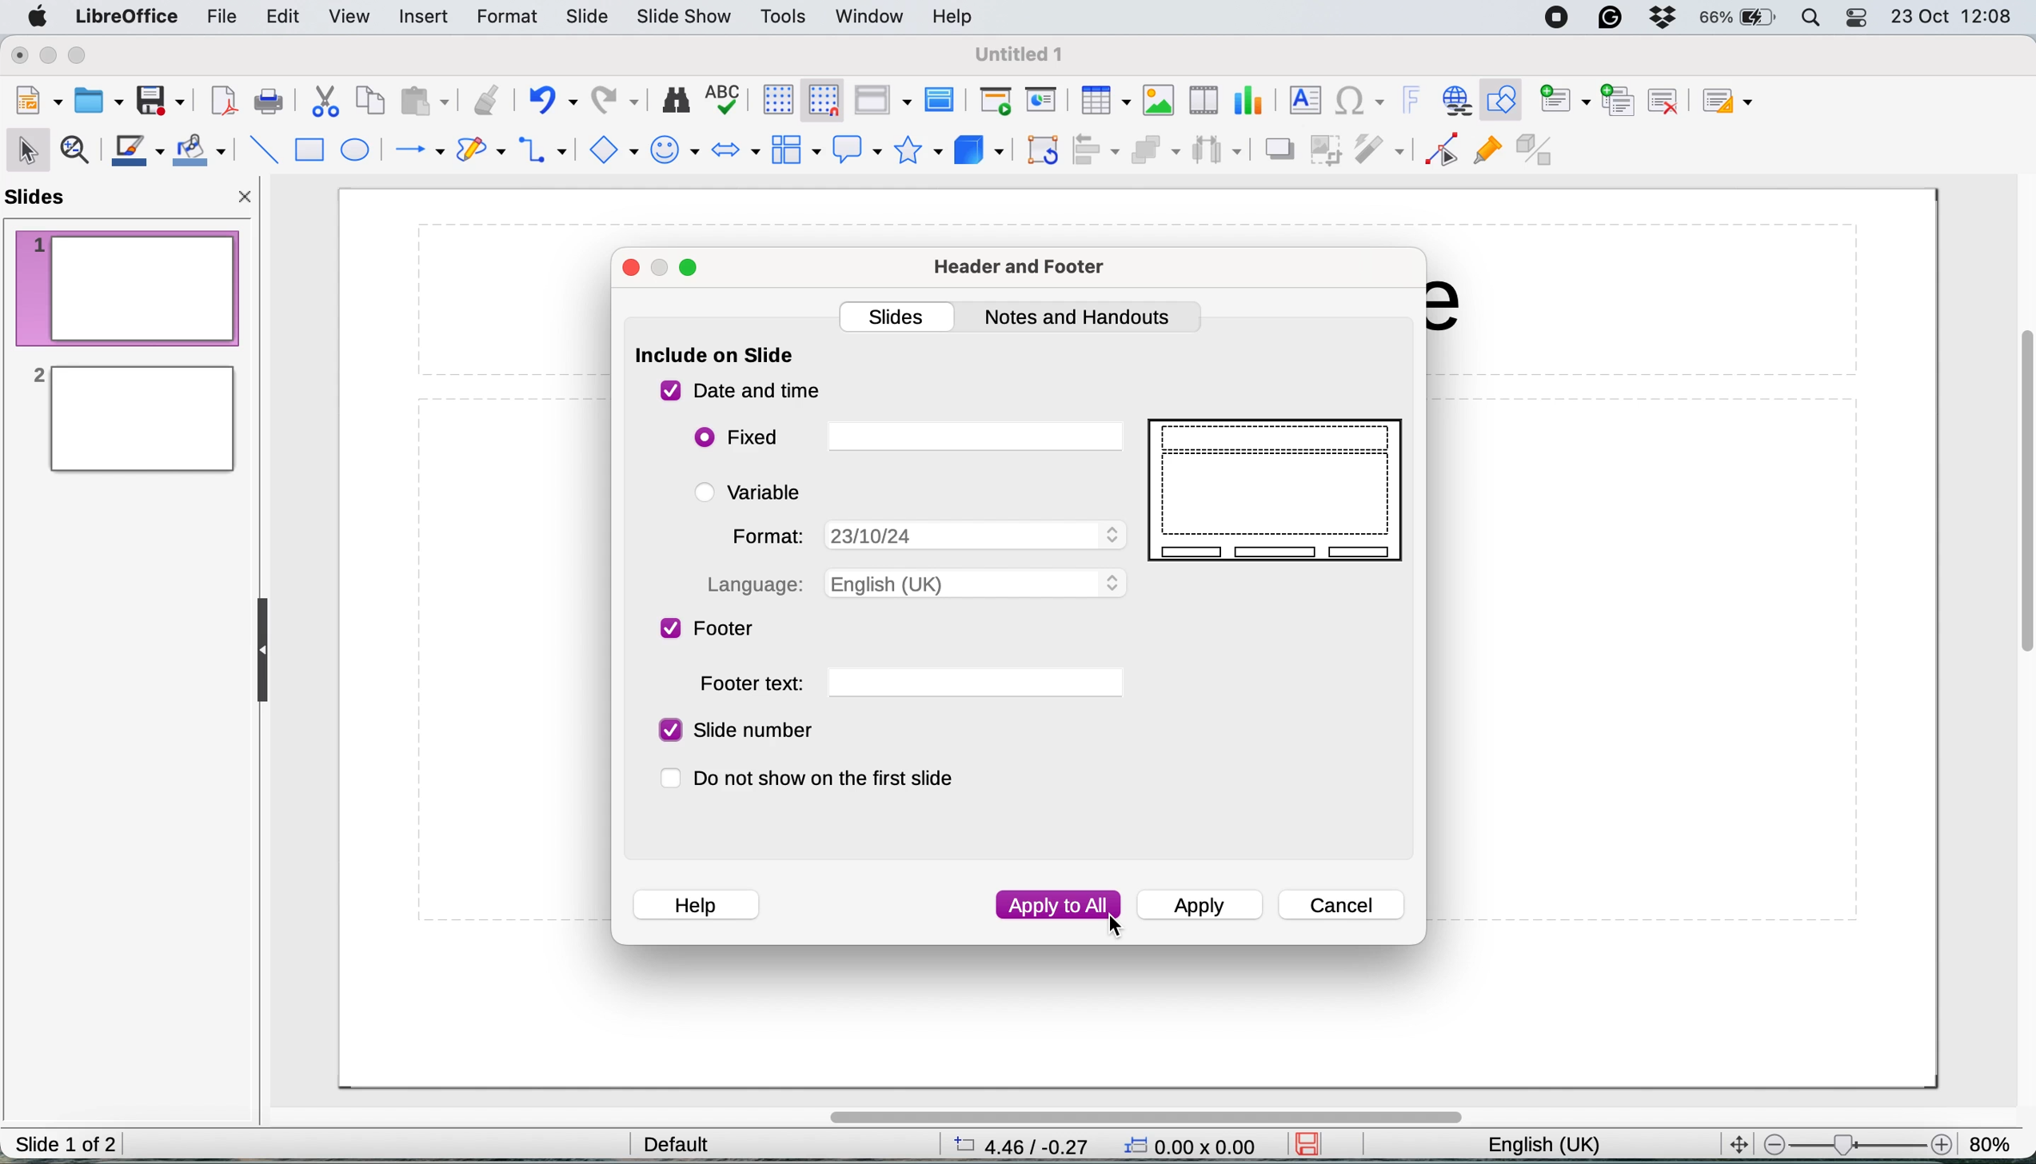 The height and width of the screenshot is (1164, 2036). What do you see at coordinates (268, 102) in the screenshot?
I see `print` at bounding box center [268, 102].